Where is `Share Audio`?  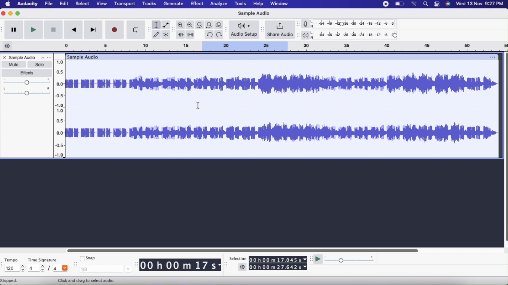 Share Audio is located at coordinates (280, 30).